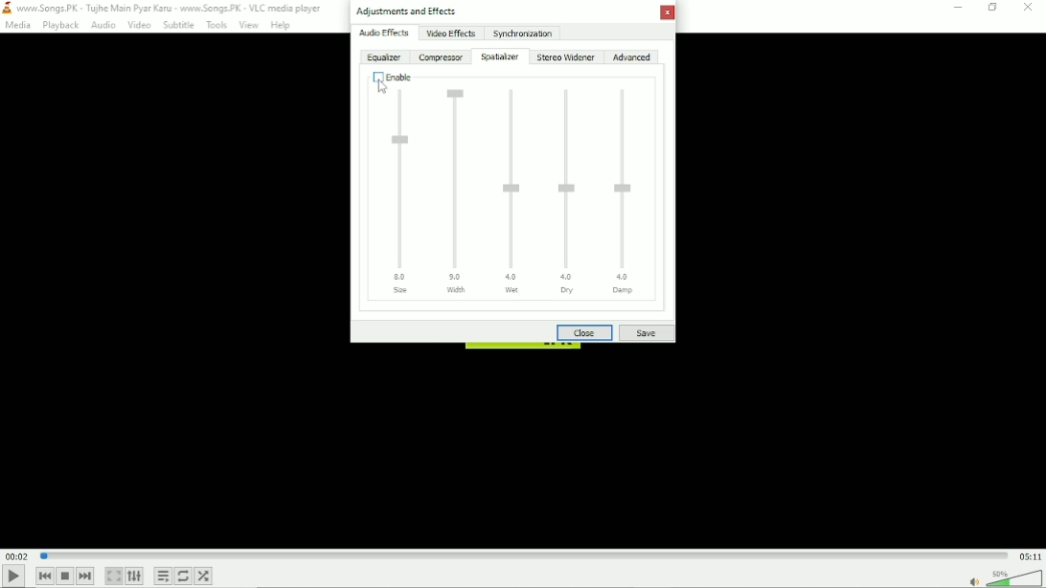 Image resolution: width=1046 pixels, height=588 pixels. Describe the element at coordinates (66, 576) in the screenshot. I see `Stop playback` at that location.